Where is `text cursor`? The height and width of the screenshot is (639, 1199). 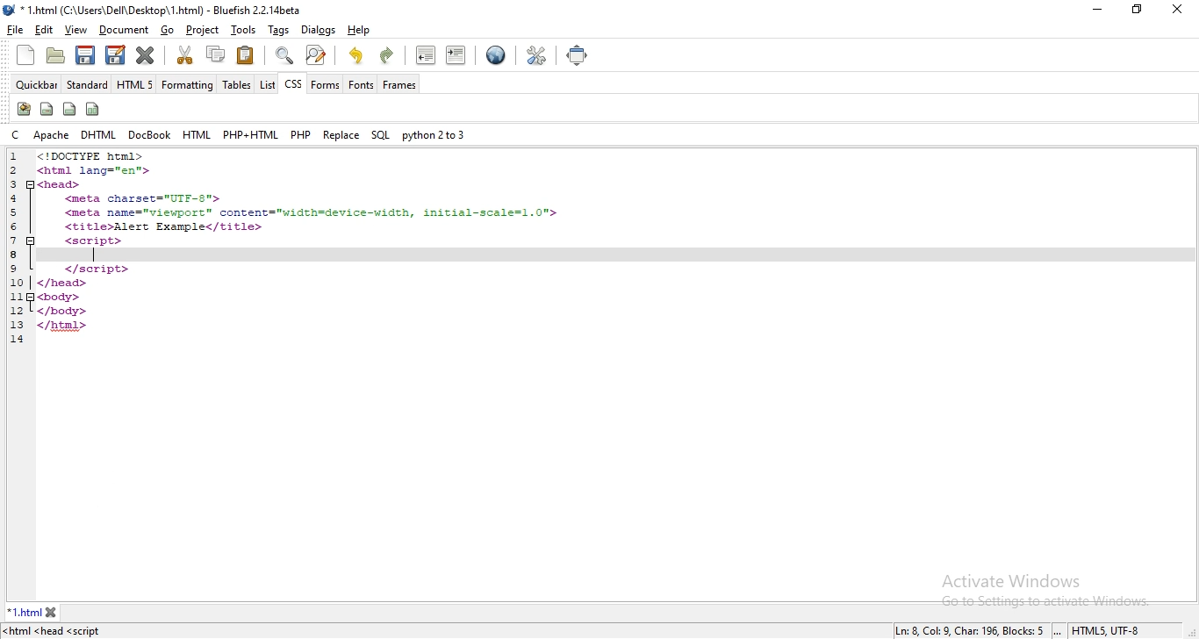
text cursor is located at coordinates (96, 255).